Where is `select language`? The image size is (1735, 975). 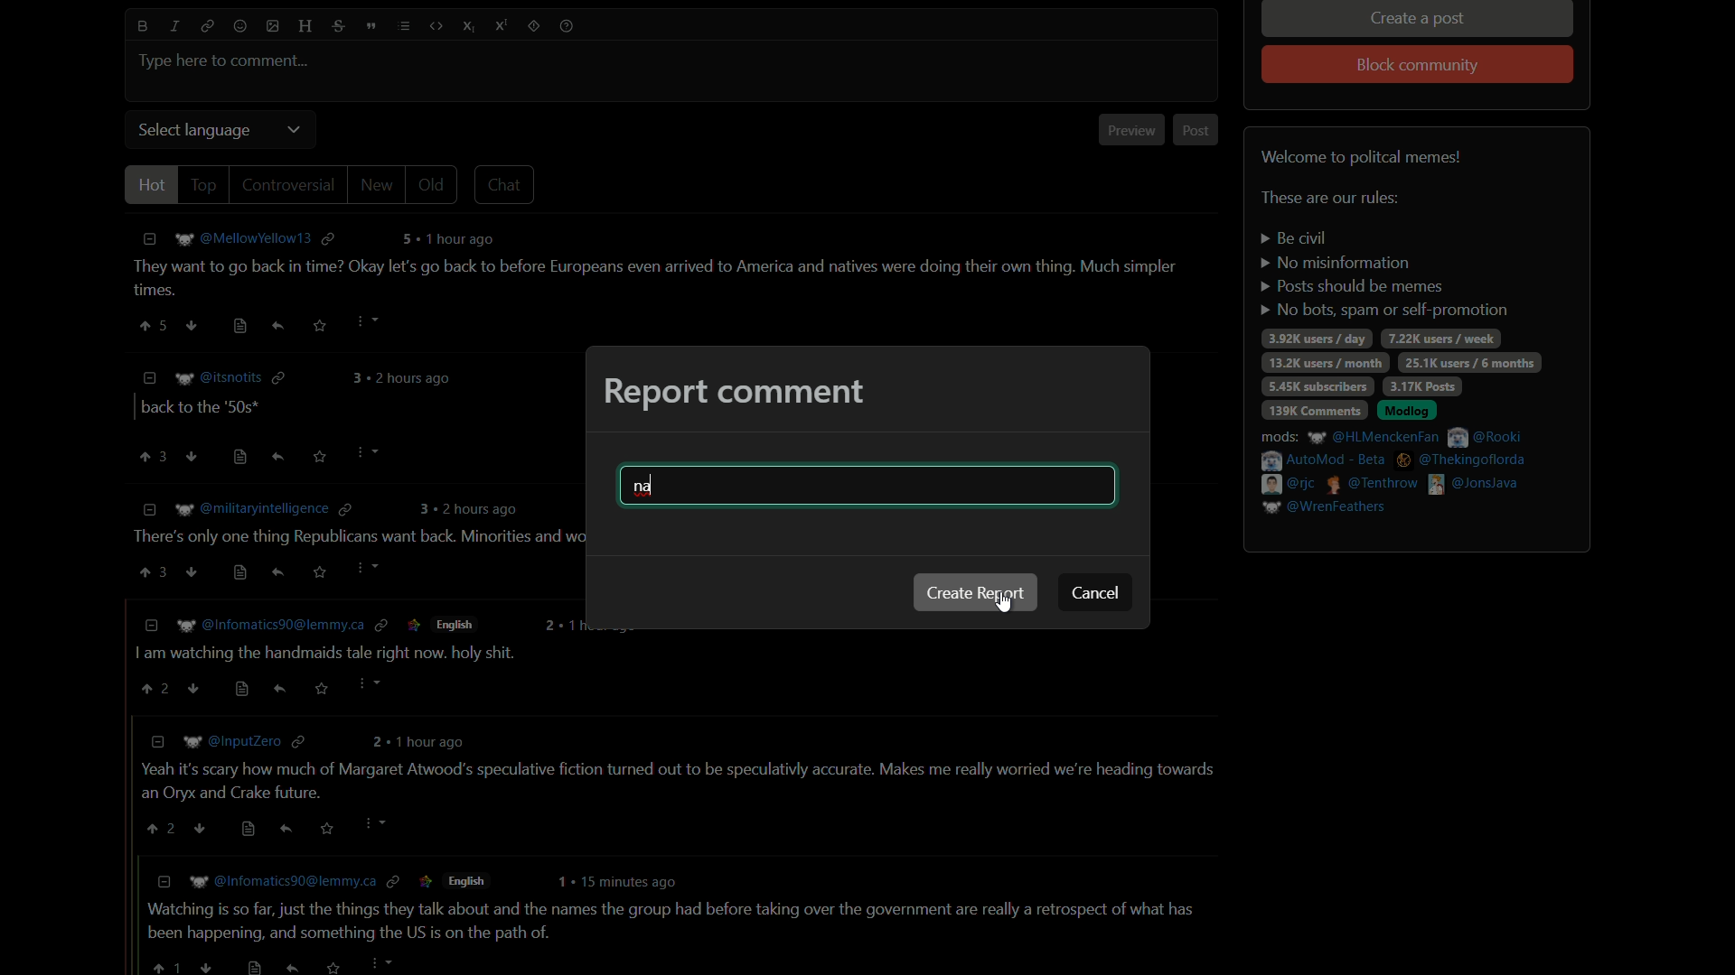
select language is located at coordinates (192, 131).